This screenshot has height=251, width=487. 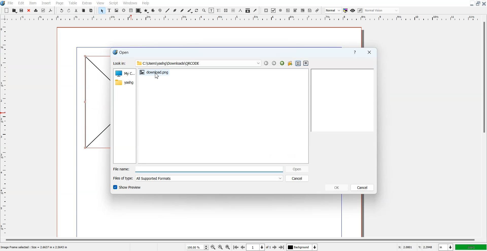 I want to click on Eye Dropper, so click(x=255, y=10).